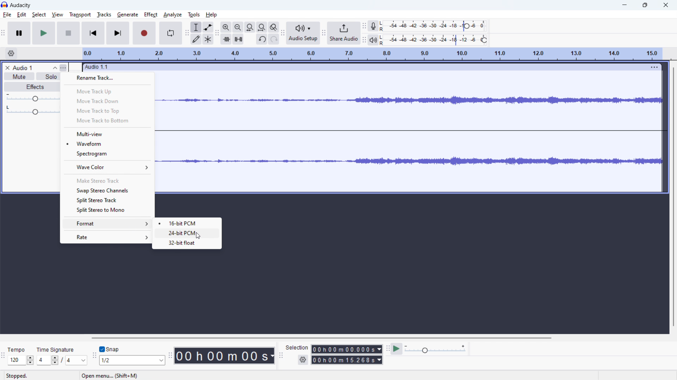  What do you see at coordinates (672, 197) in the screenshot?
I see `vertical scroll bar` at bounding box center [672, 197].